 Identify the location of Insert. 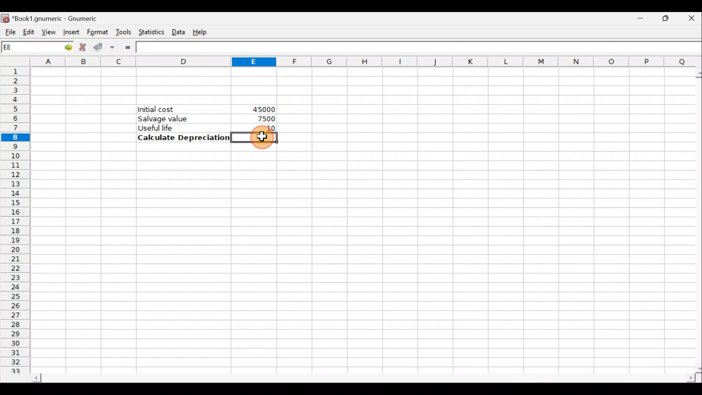
(70, 32).